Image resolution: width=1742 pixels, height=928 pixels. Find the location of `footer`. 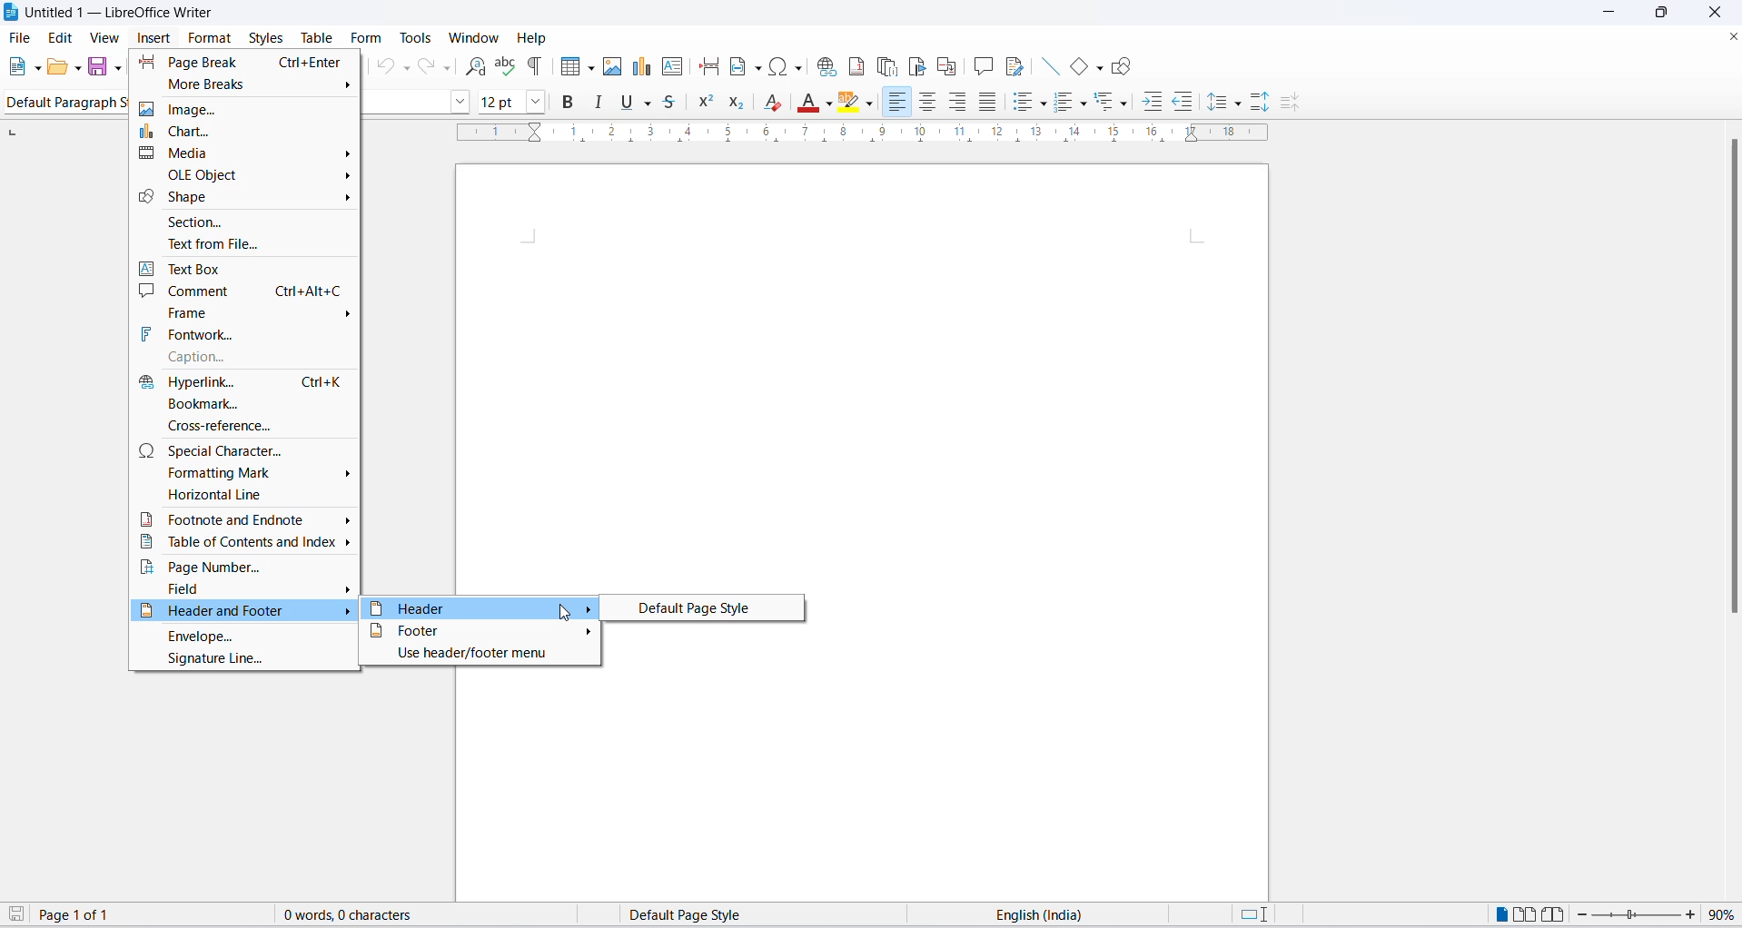

footer is located at coordinates (480, 631).